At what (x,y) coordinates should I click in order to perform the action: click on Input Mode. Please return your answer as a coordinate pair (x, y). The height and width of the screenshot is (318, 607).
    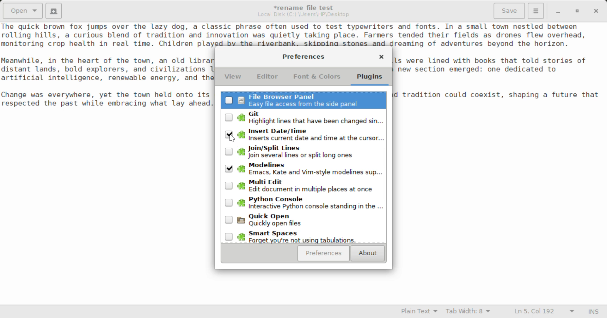
    Looking at the image, I should click on (593, 312).